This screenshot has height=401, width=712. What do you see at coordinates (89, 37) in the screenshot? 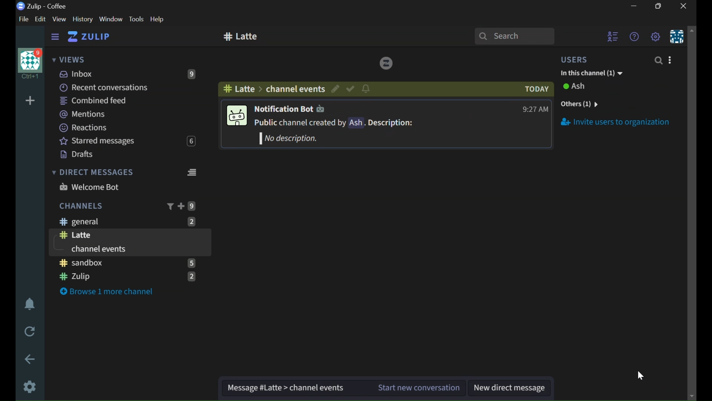
I see `ZULIP` at bounding box center [89, 37].